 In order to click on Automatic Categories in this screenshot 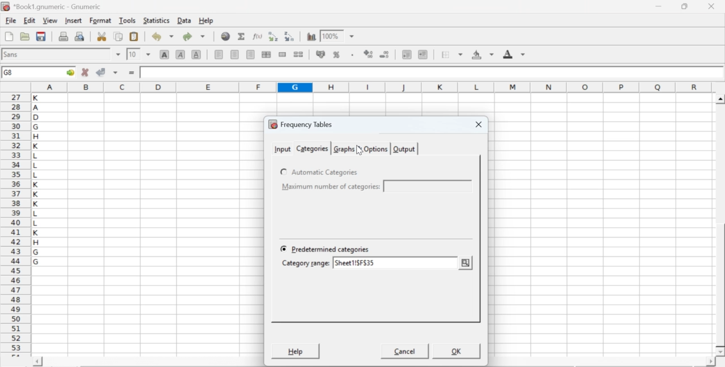, I will do `click(326, 170)`.